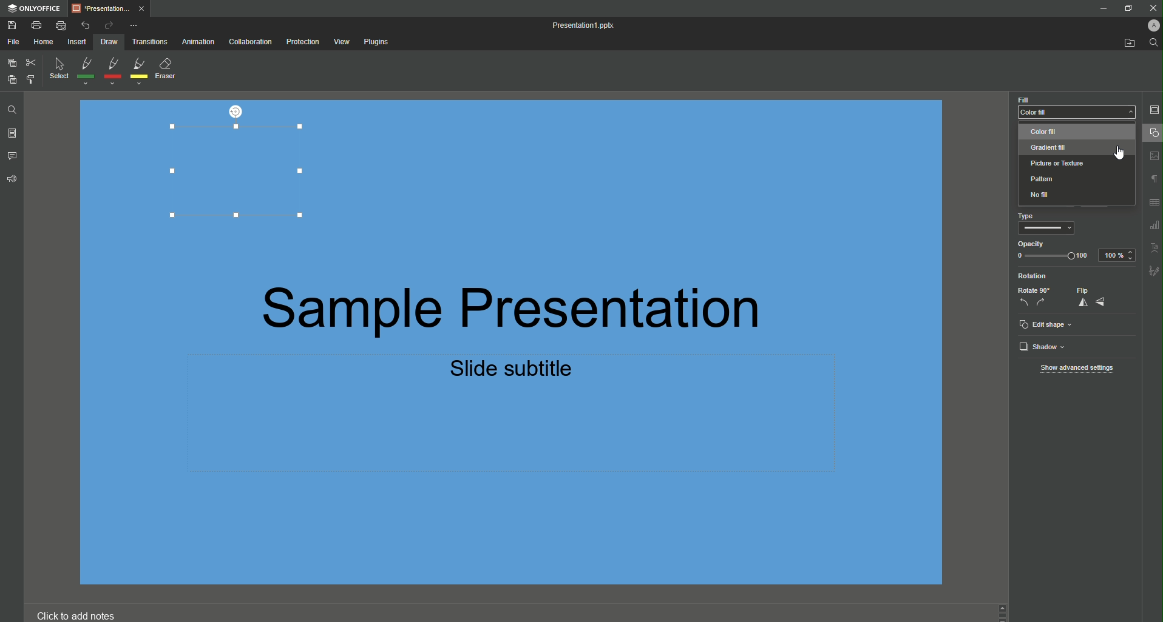 This screenshot has height=622, width=1163. What do you see at coordinates (140, 72) in the screenshot?
I see `Yellow` at bounding box center [140, 72].